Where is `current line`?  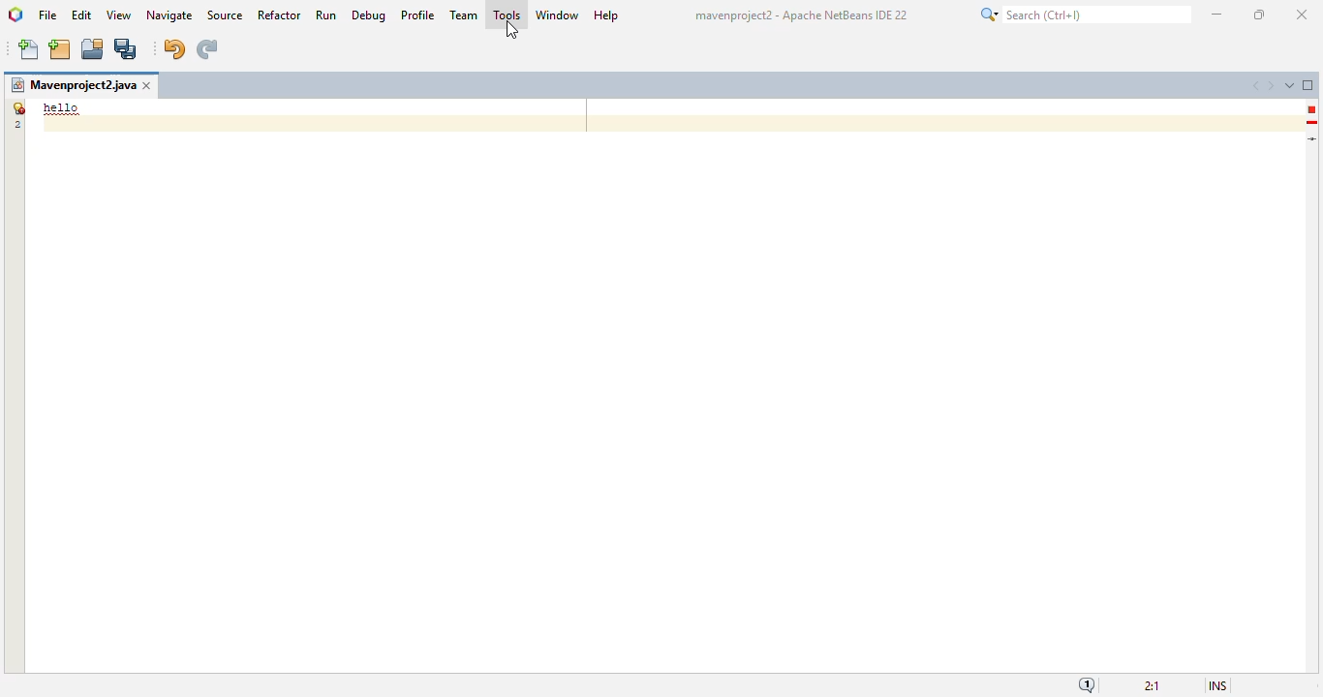
current line is located at coordinates (1313, 138).